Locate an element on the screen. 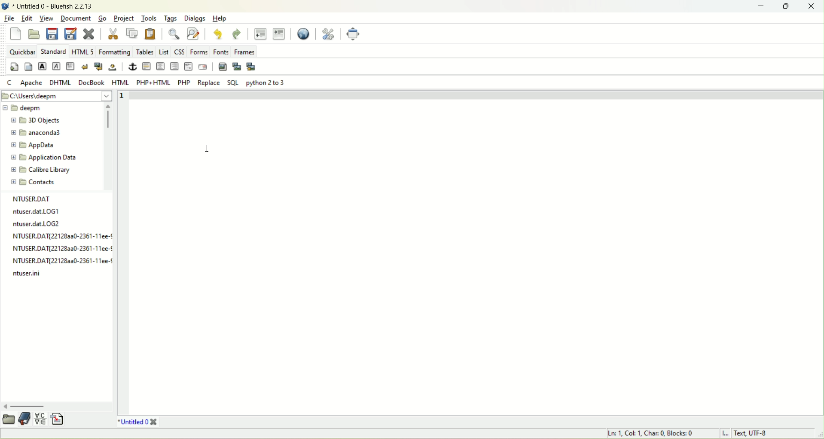 The image size is (824, 439). break and clear is located at coordinates (98, 66).